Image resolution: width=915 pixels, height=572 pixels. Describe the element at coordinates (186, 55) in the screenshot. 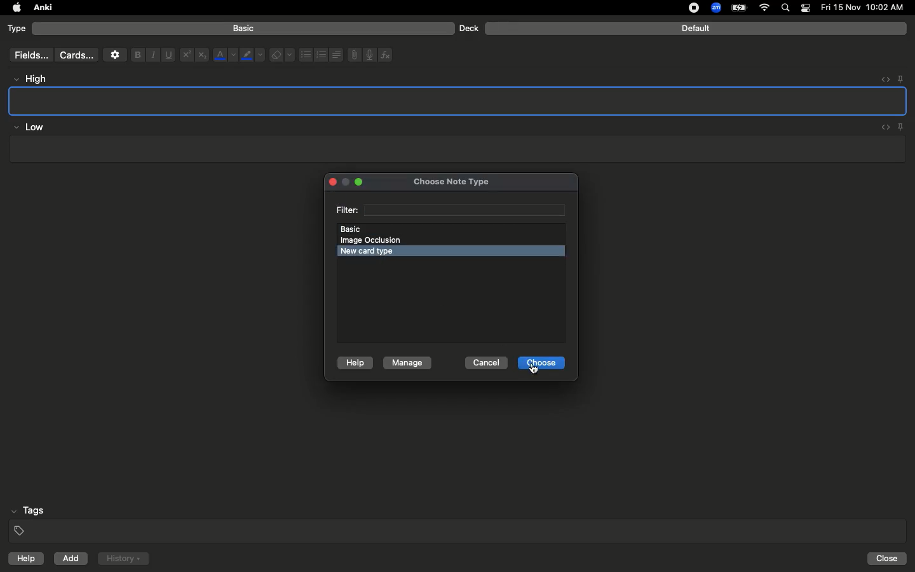

I see `Superscript` at that location.